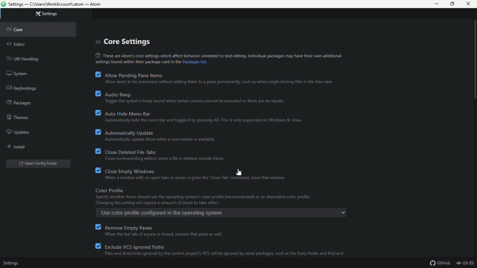 The height and width of the screenshot is (268, 477). I want to click on Cursor, so click(240, 172).